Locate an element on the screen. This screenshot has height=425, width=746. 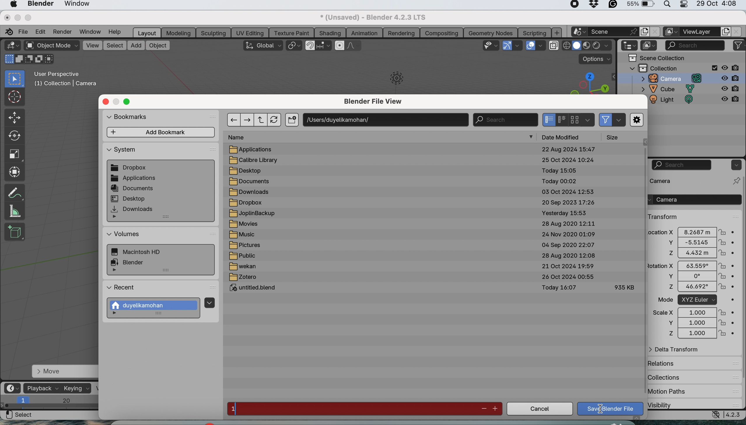
bookmarks is located at coordinates (131, 118).